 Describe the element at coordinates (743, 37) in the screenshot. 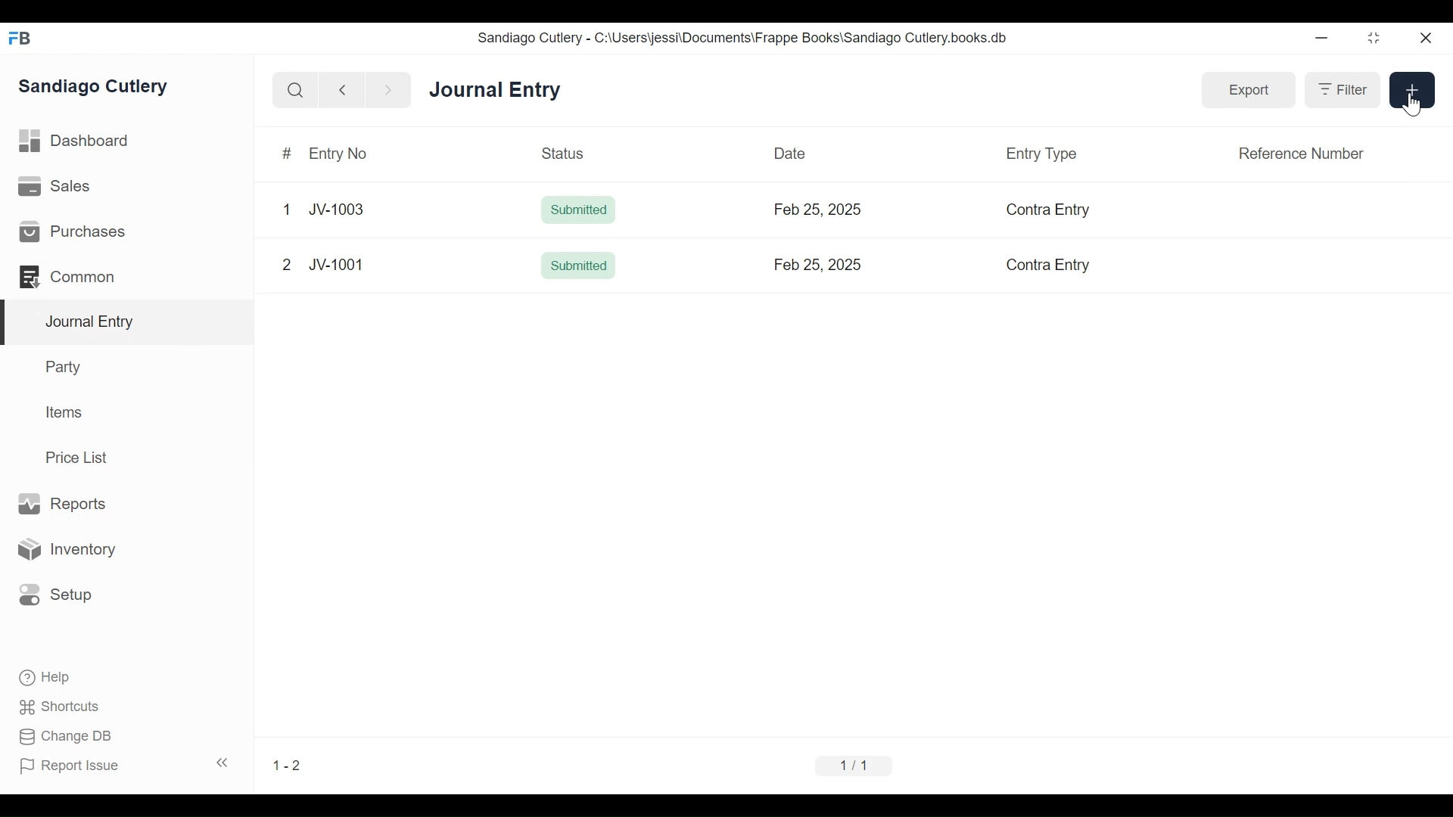

I see `Sandiago Cutlery - C:\Users\jessi\Documents\Frappe Books\Sandiago Cutlery.books.db` at that location.